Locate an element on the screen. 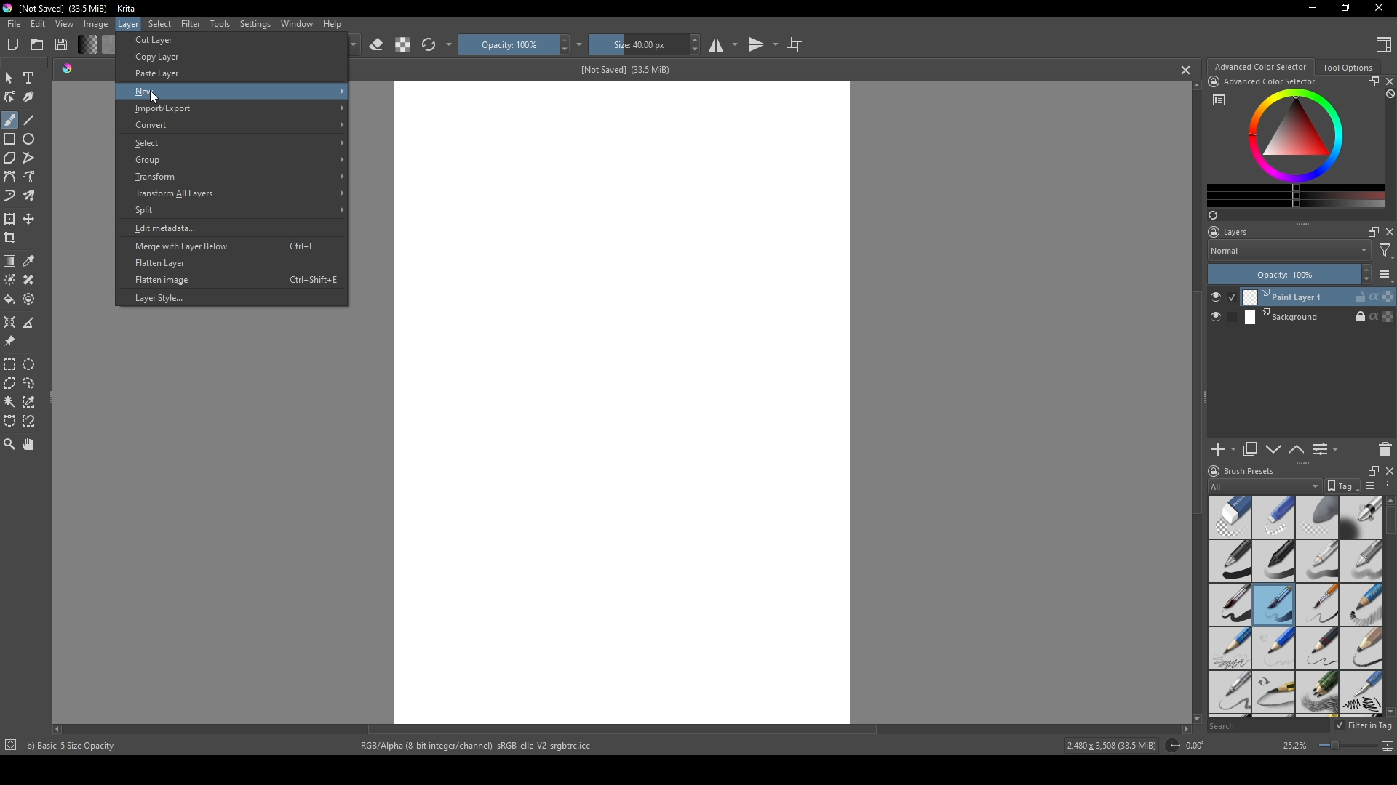 The width and height of the screenshot is (1397, 785). block is located at coordinates (1388, 94).